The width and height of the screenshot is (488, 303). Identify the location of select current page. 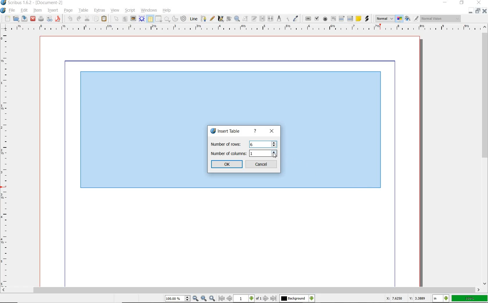
(247, 299).